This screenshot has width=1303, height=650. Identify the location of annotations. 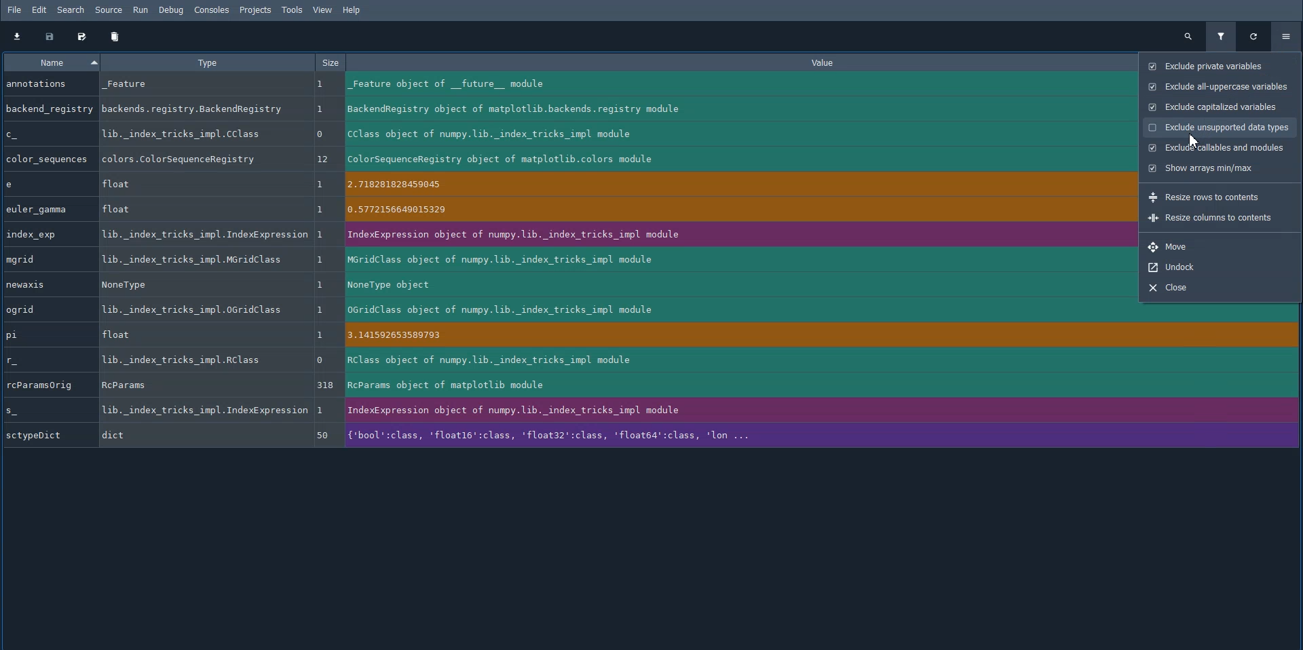
(46, 83).